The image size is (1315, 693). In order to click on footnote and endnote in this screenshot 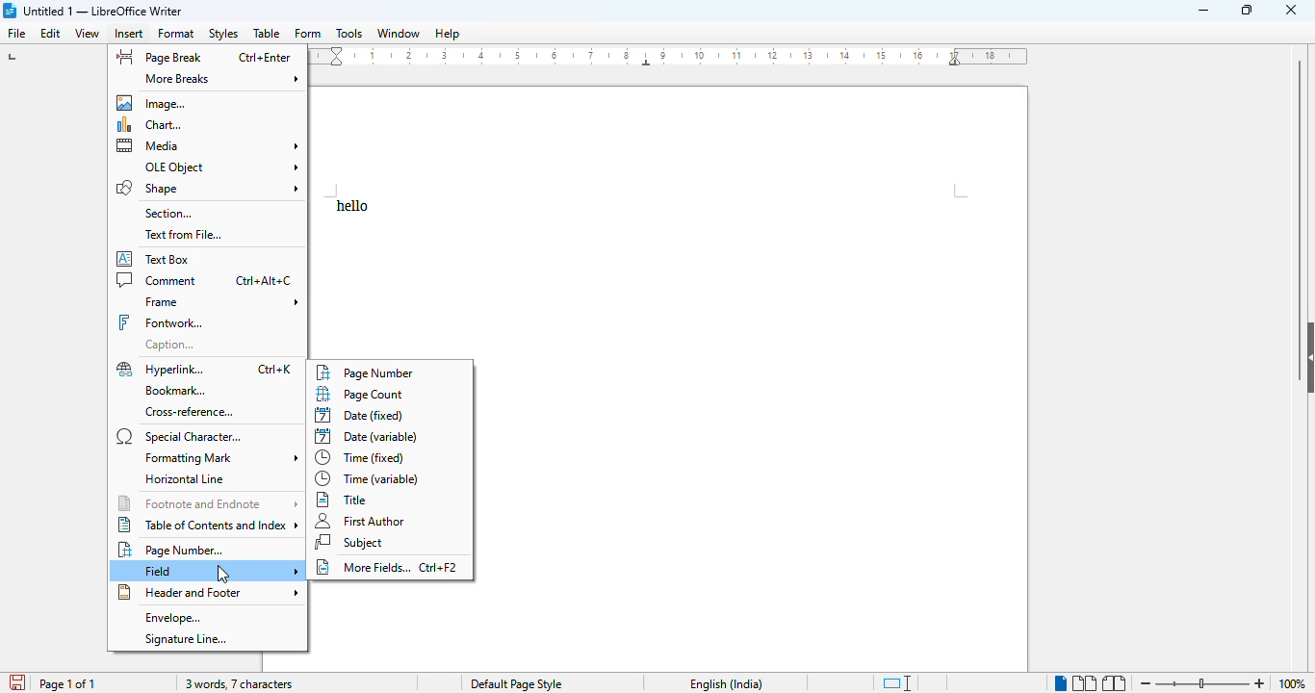, I will do `click(210, 502)`.